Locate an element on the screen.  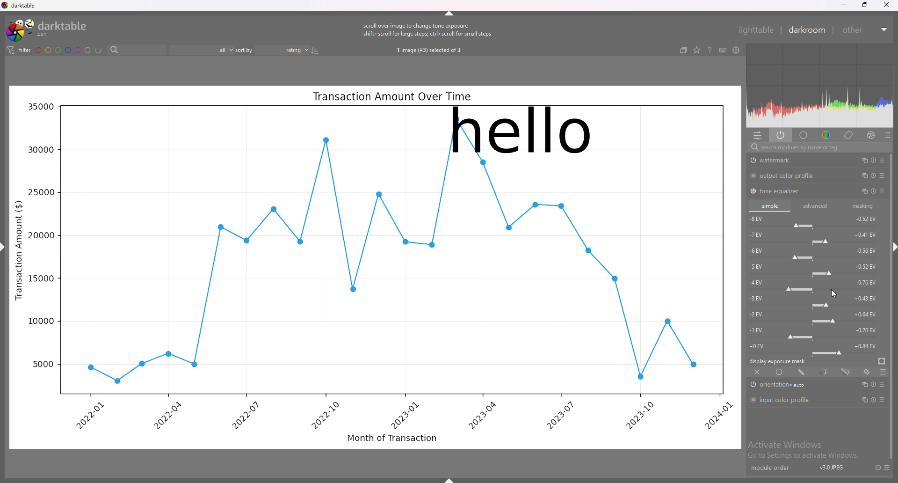
help is located at coordinates (709, 51).